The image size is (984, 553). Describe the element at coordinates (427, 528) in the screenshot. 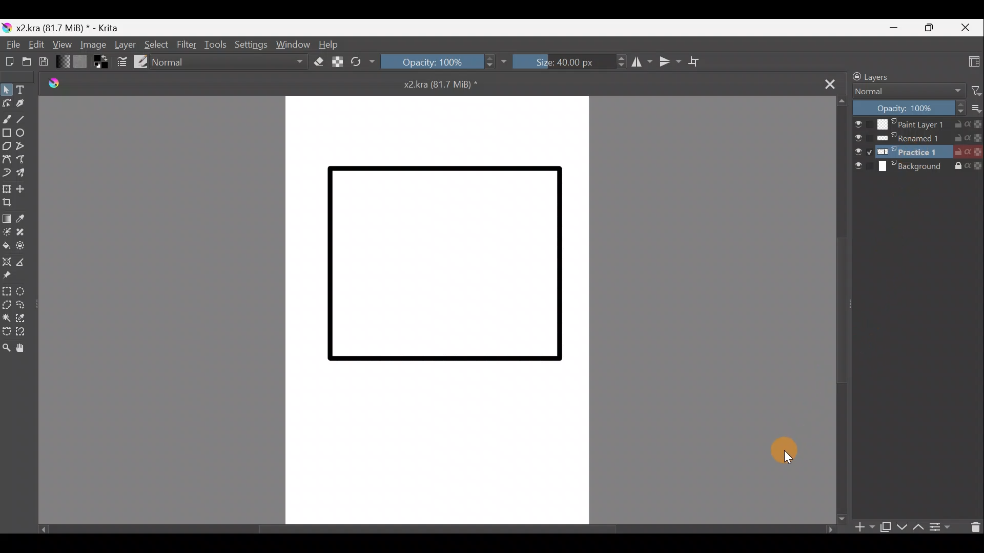

I see `Scroll bar` at that location.